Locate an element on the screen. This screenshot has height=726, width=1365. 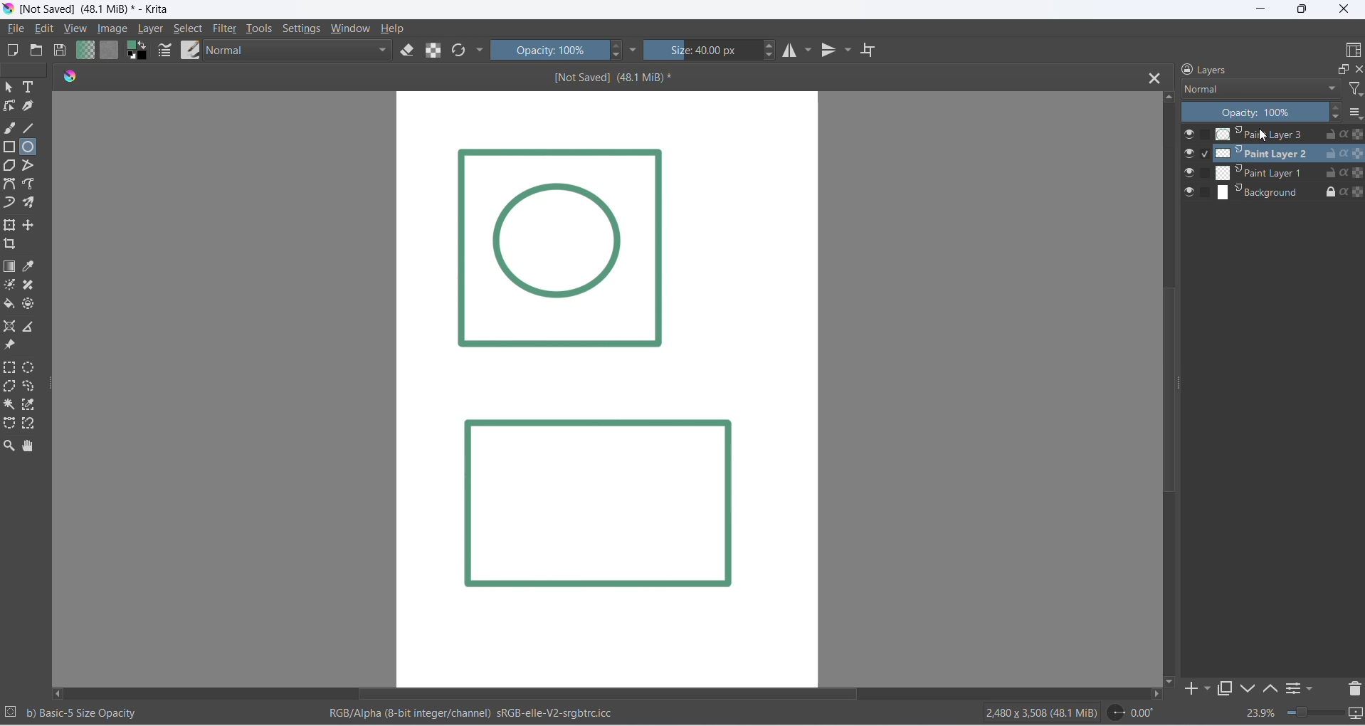
[Not Saved] (48.1 MiB)* is located at coordinates (632, 79).